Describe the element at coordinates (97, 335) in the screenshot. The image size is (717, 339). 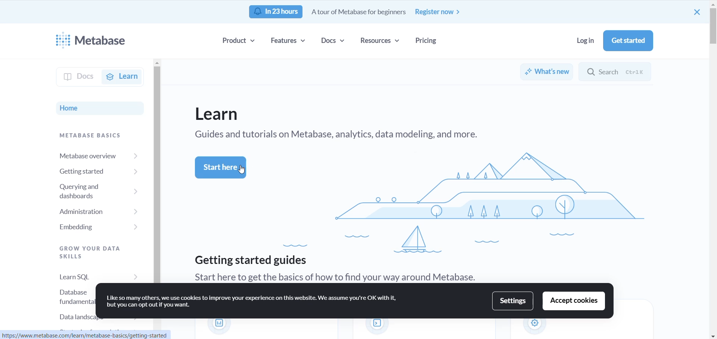
I see `URL` at that location.